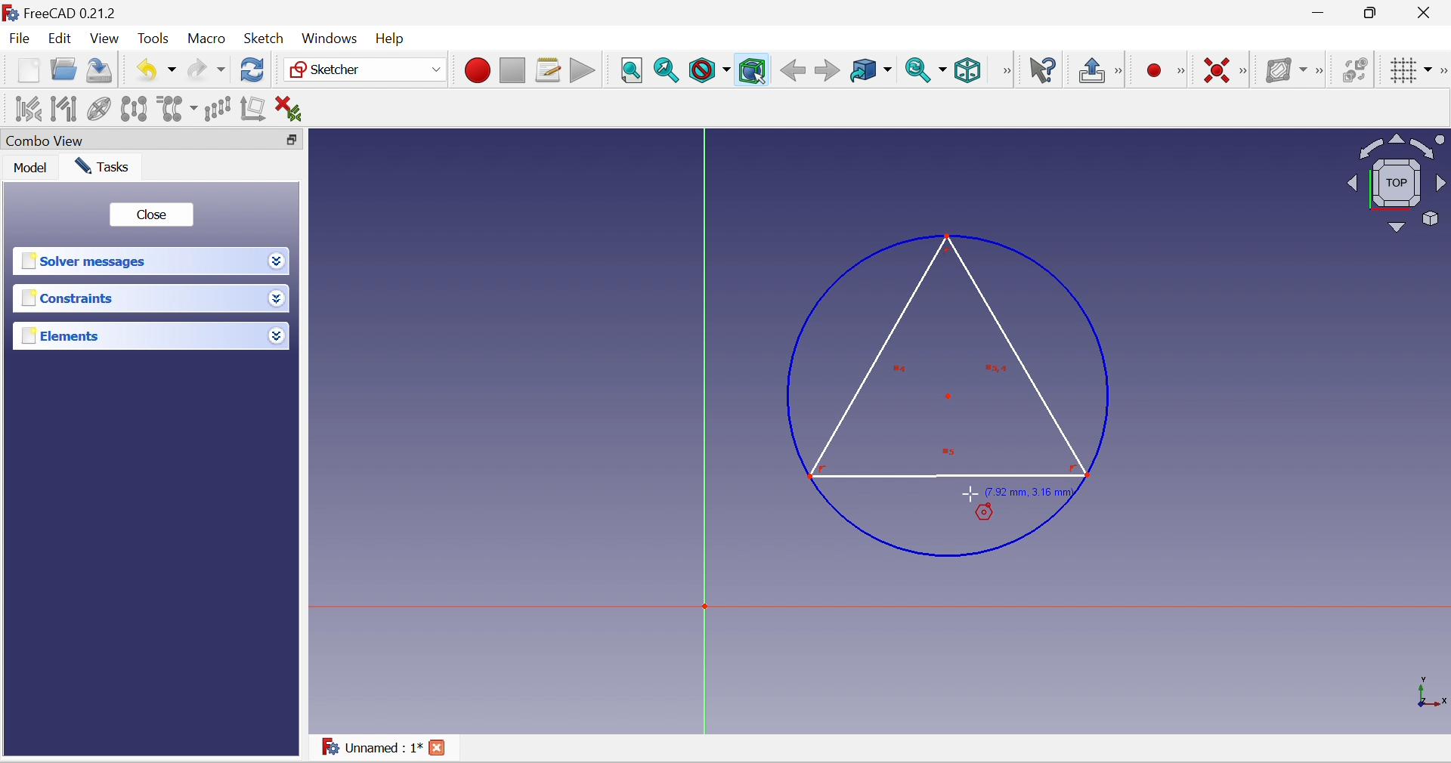 This screenshot has height=763, width=1451. What do you see at coordinates (264, 39) in the screenshot?
I see `Sketch` at bounding box center [264, 39].